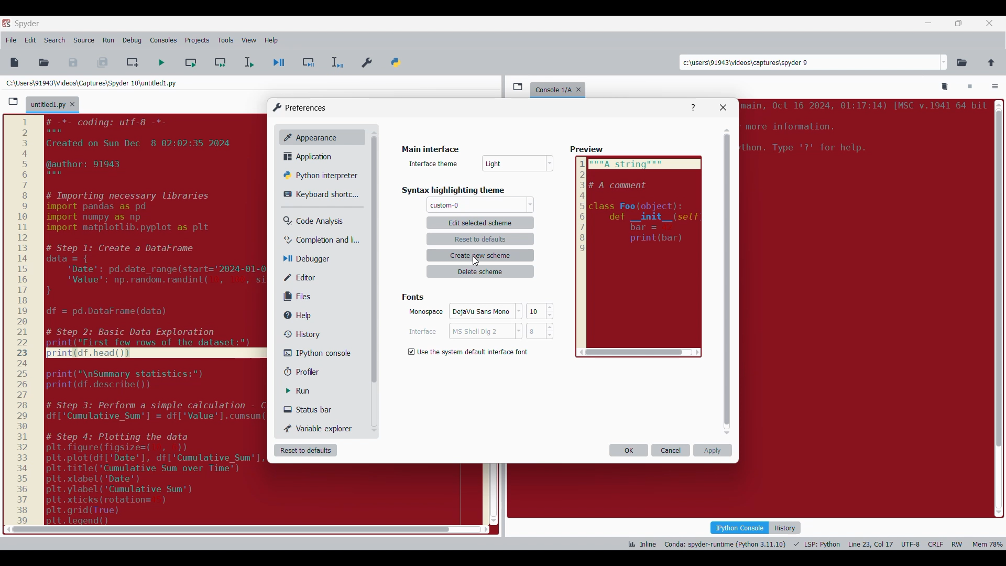 The width and height of the screenshot is (1006, 566). What do you see at coordinates (374, 281) in the screenshot?
I see `Vertical slide bar` at bounding box center [374, 281].